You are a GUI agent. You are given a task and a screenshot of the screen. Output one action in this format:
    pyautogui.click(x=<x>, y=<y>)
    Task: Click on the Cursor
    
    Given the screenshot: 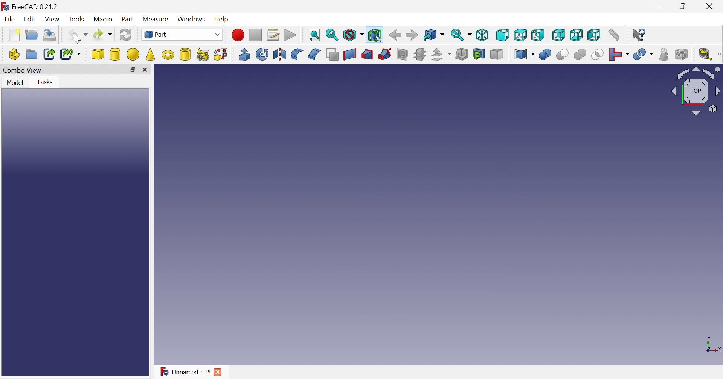 What is the action you would take?
    pyautogui.click(x=76, y=37)
    